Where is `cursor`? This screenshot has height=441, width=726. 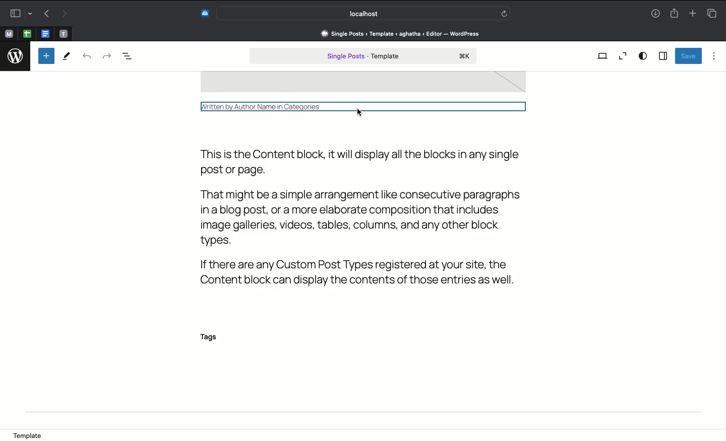
cursor is located at coordinates (362, 117).